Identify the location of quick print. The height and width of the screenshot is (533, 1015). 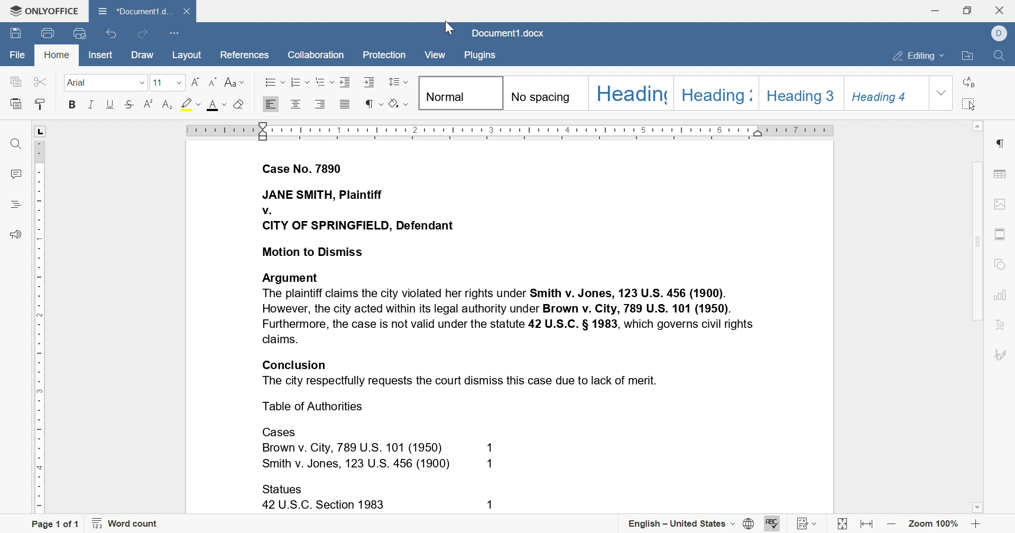
(49, 32).